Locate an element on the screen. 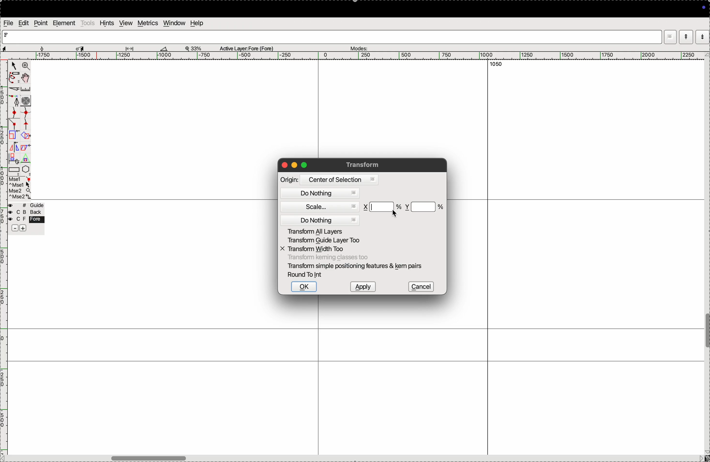 This screenshot has width=710, height=462. maximize is located at coordinates (304, 165).